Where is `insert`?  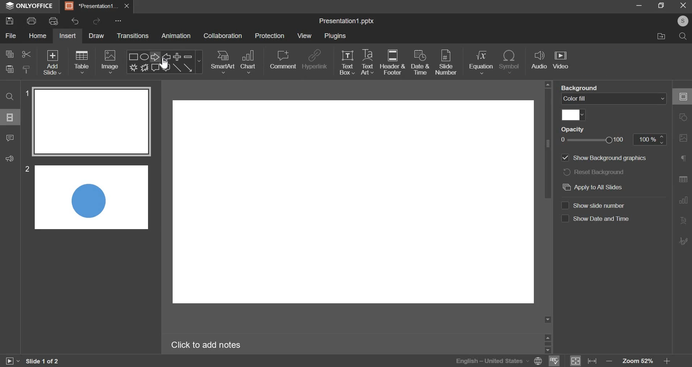
insert is located at coordinates (67, 36).